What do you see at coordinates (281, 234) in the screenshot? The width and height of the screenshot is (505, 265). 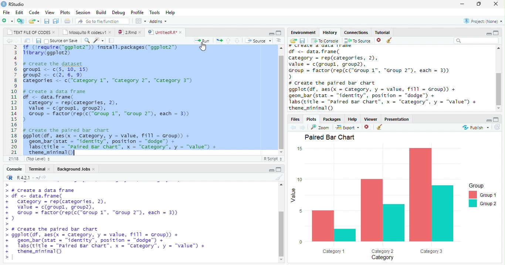 I see `scroll bar` at bounding box center [281, 234].